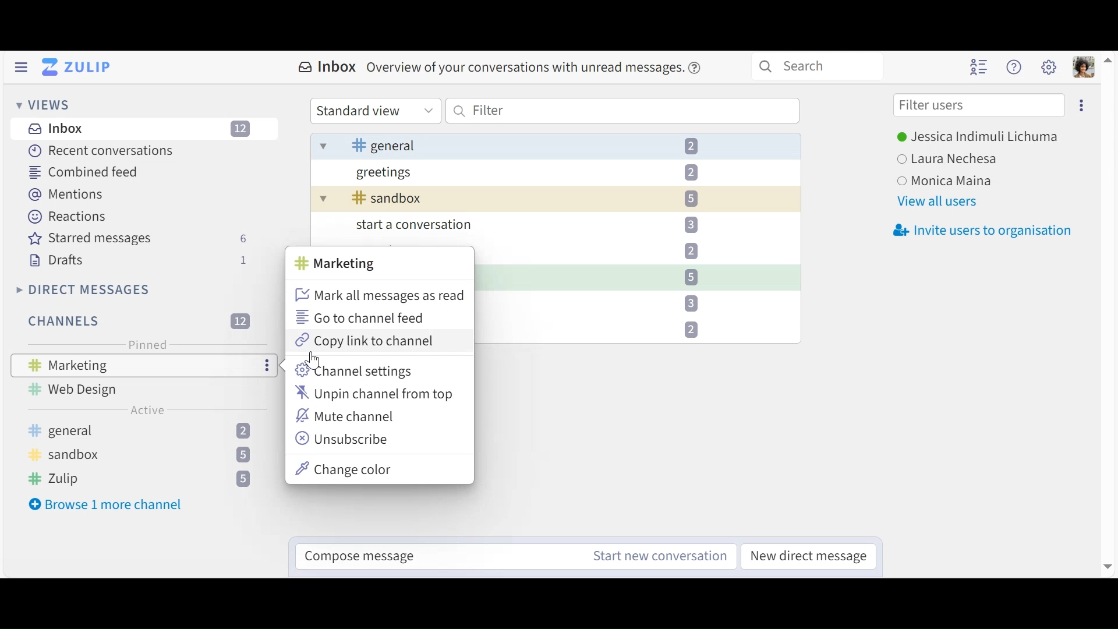 The width and height of the screenshot is (1118, 629). What do you see at coordinates (344, 469) in the screenshot?
I see `Change color` at bounding box center [344, 469].